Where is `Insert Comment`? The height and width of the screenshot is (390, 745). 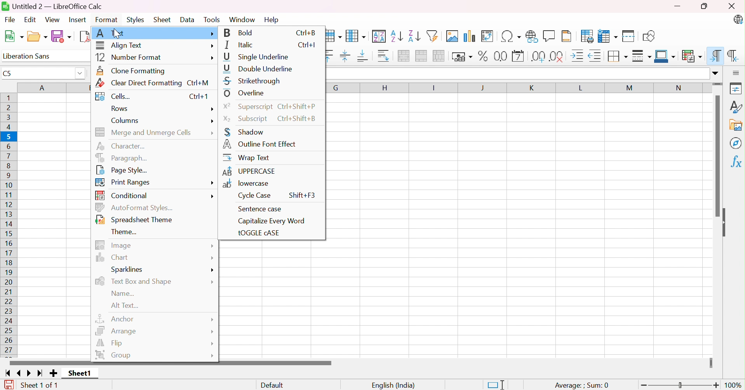
Insert Comment is located at coordinates (549, 36).